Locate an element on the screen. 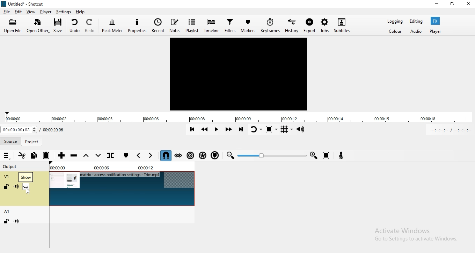  Mute is located at coordinates (19, 222).